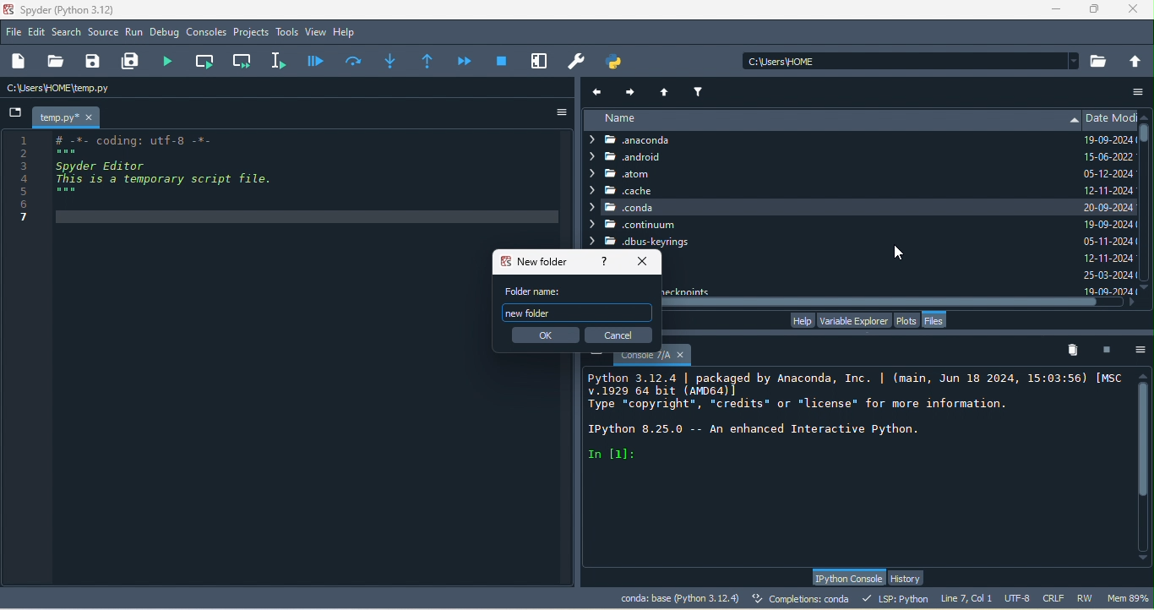  I want to click on console 7/a, so click(651, 358).